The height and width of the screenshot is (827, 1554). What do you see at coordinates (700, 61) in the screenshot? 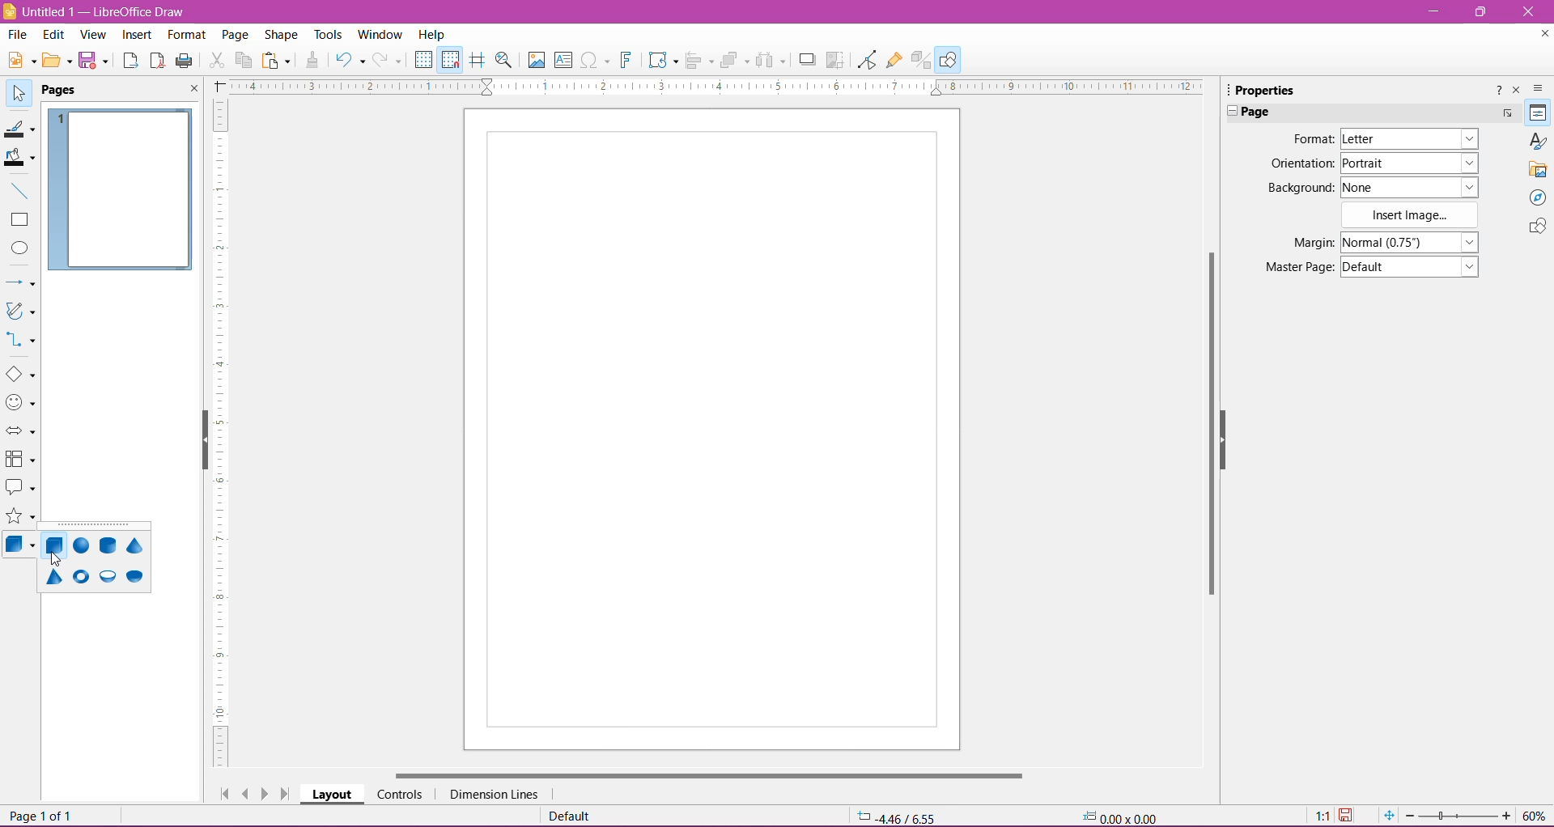
I see `Align` at bounding box center [700, 61].